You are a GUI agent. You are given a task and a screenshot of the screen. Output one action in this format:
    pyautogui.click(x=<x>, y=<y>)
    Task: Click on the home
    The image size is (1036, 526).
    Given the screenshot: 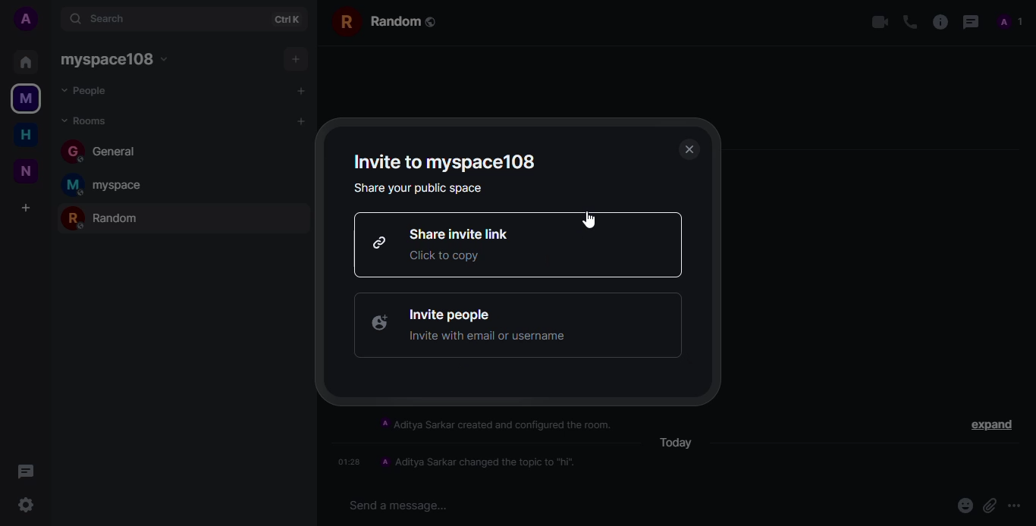 What is the action you would take?
    pyautogui.click(x=24, y=62)
    